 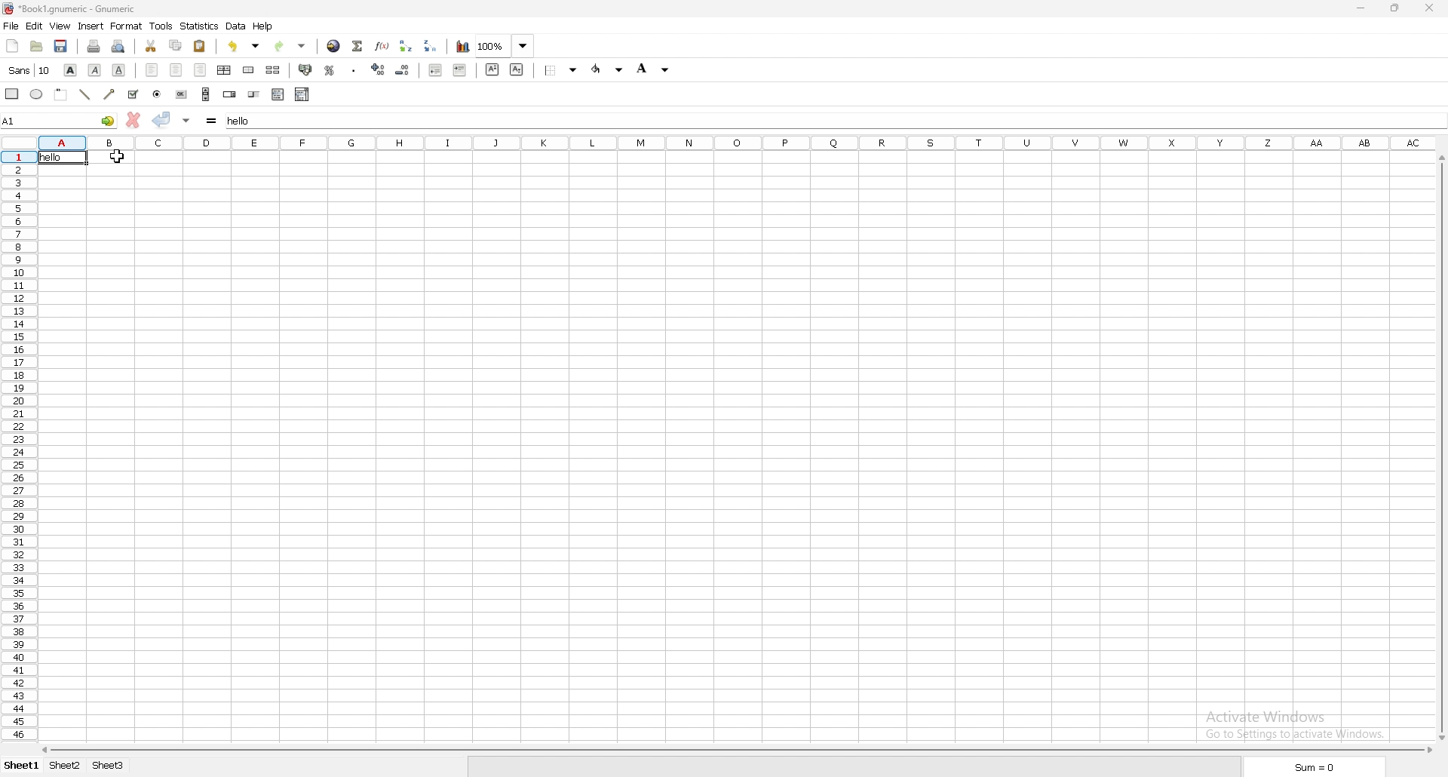 What do you see at coordinates (331, 69) in the screenshot?
I see `percentage` at bounding box center [331, 69].